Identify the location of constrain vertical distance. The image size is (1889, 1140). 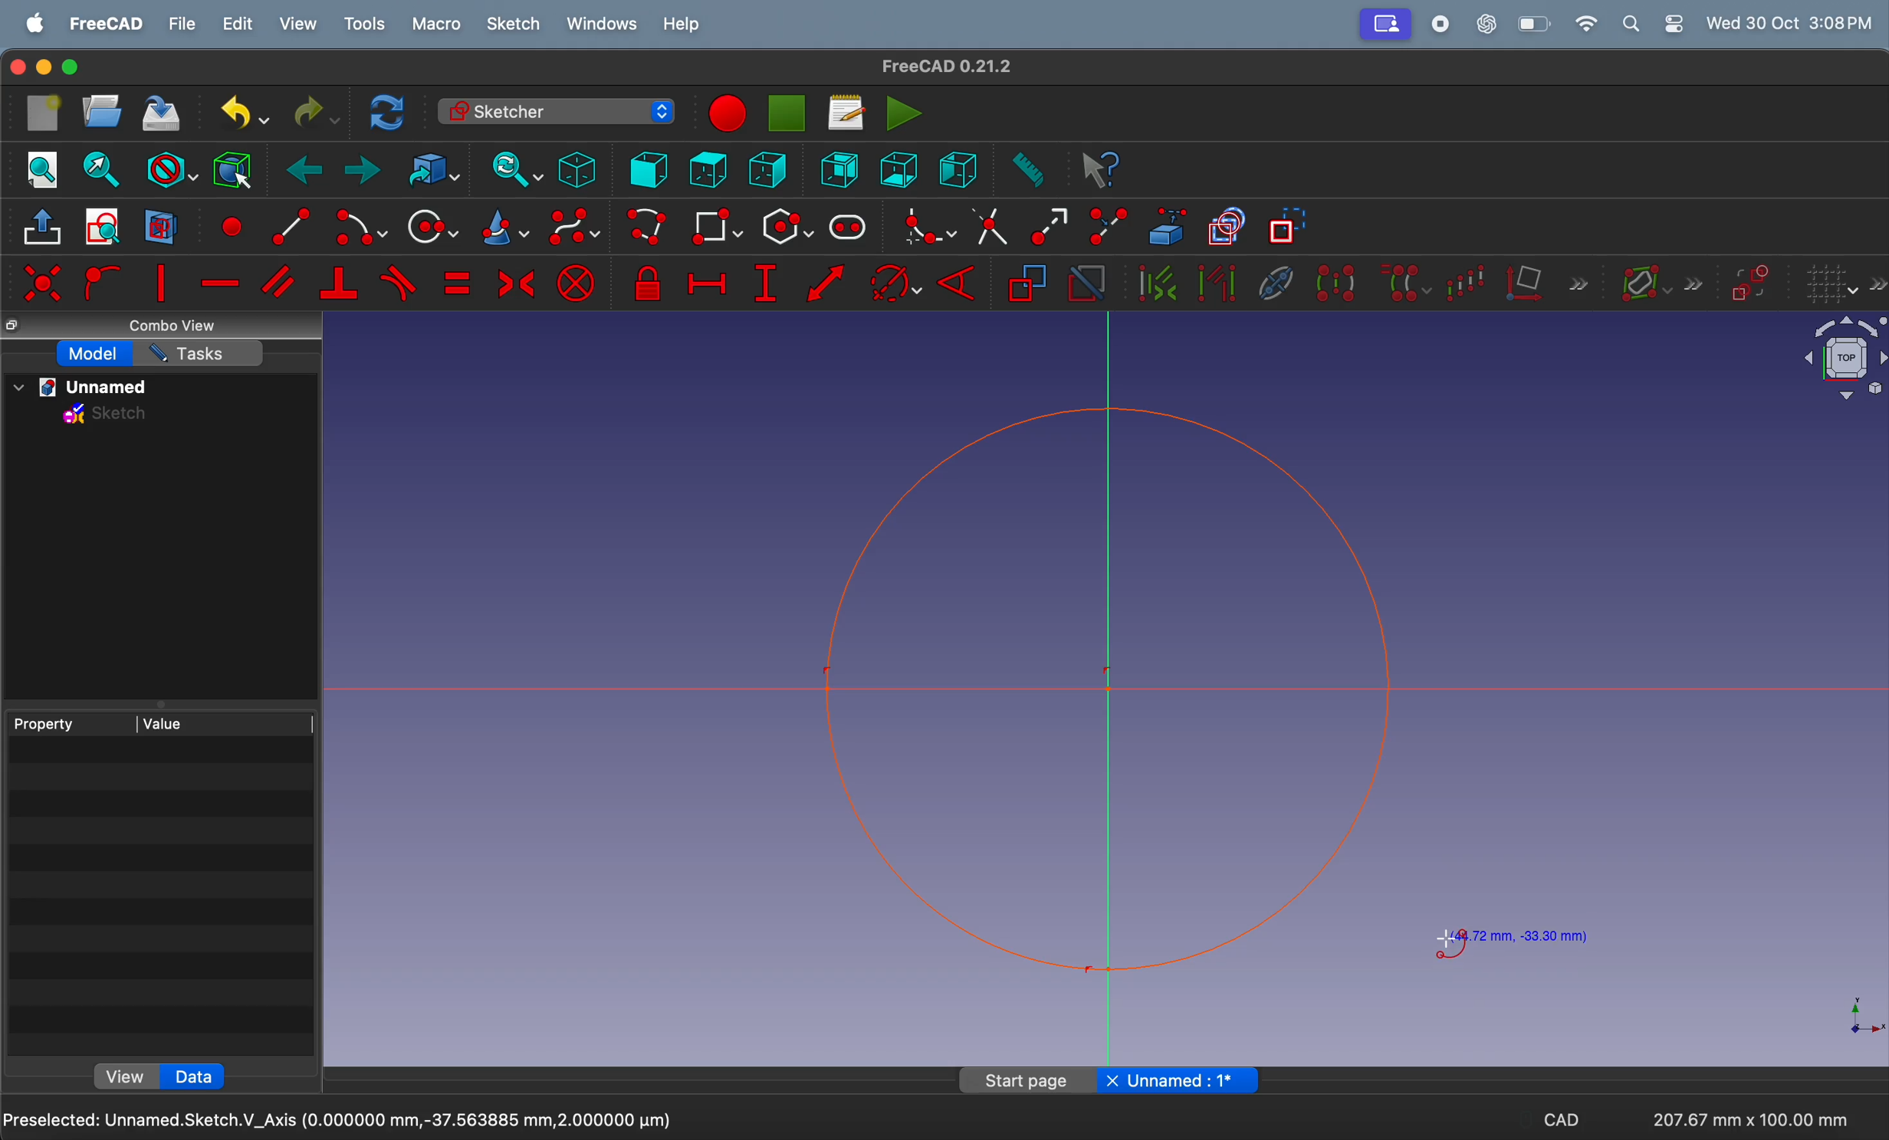
(765, 283).